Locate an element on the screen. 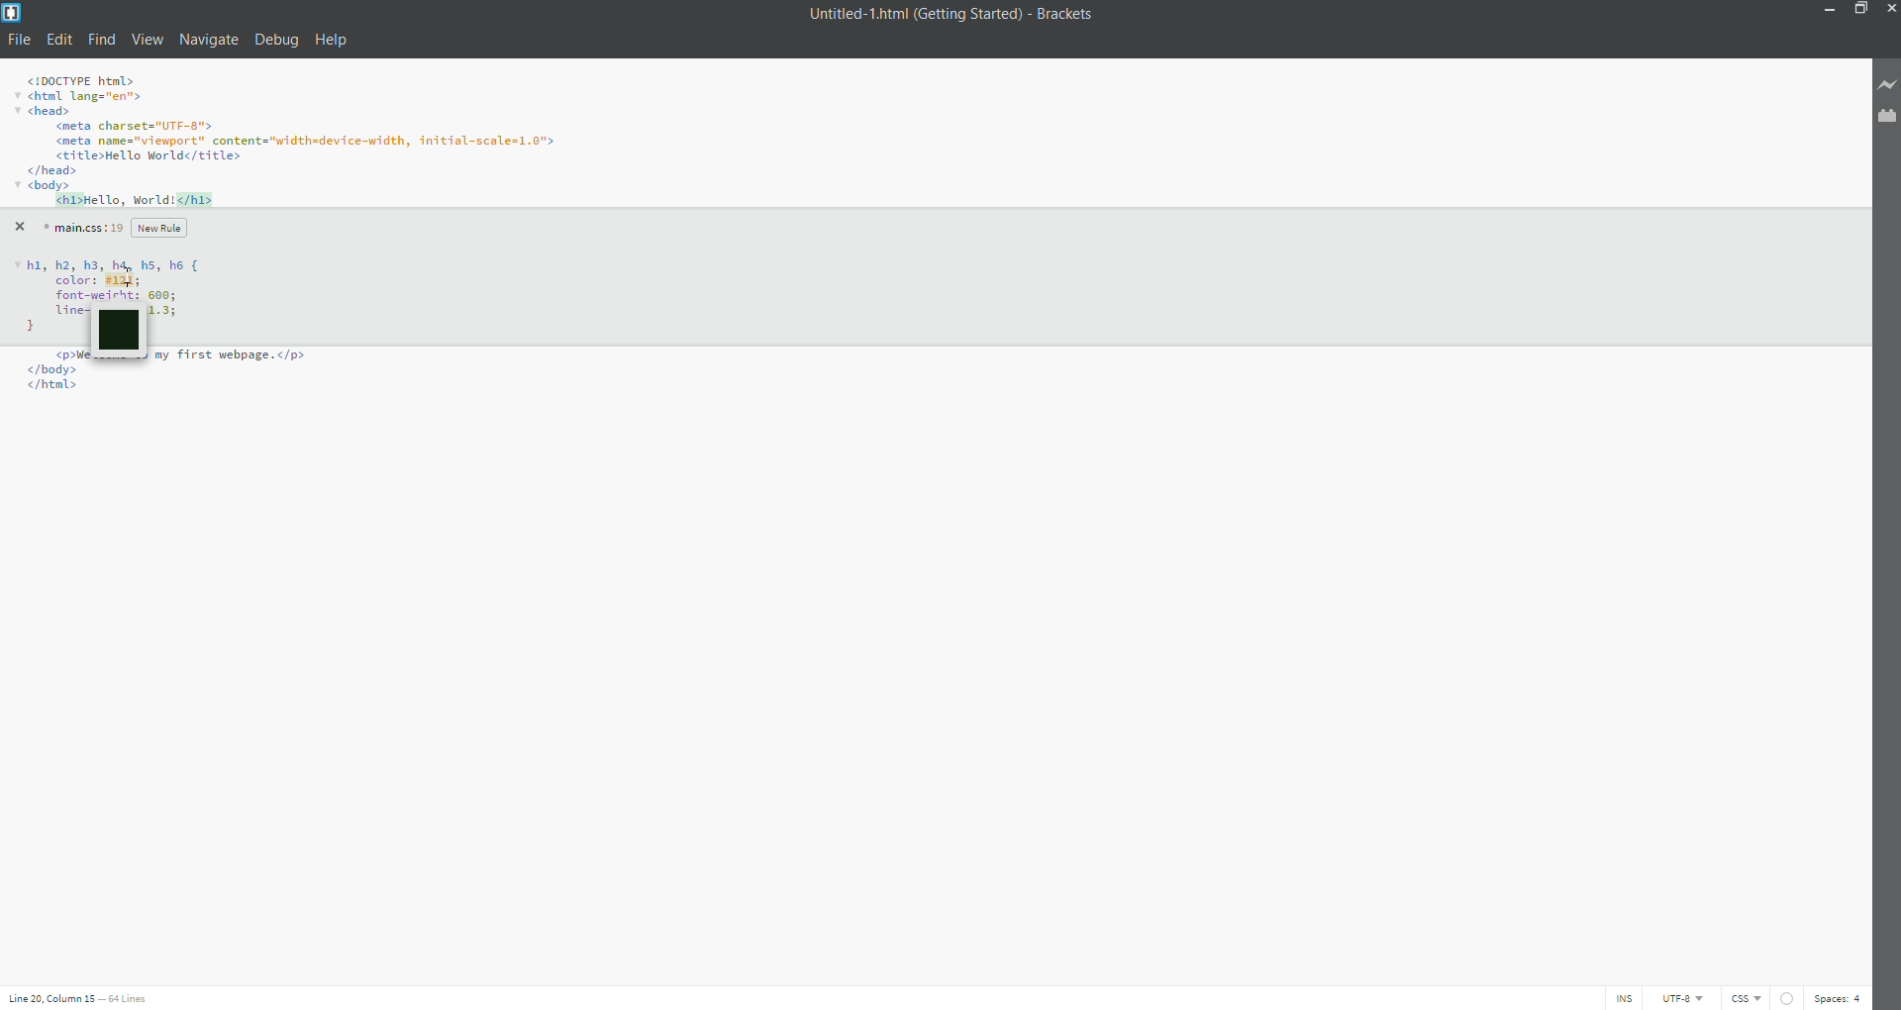 The width and height of the screenshot is (1901, 1010). linting is located at coordinates (1784, 995).